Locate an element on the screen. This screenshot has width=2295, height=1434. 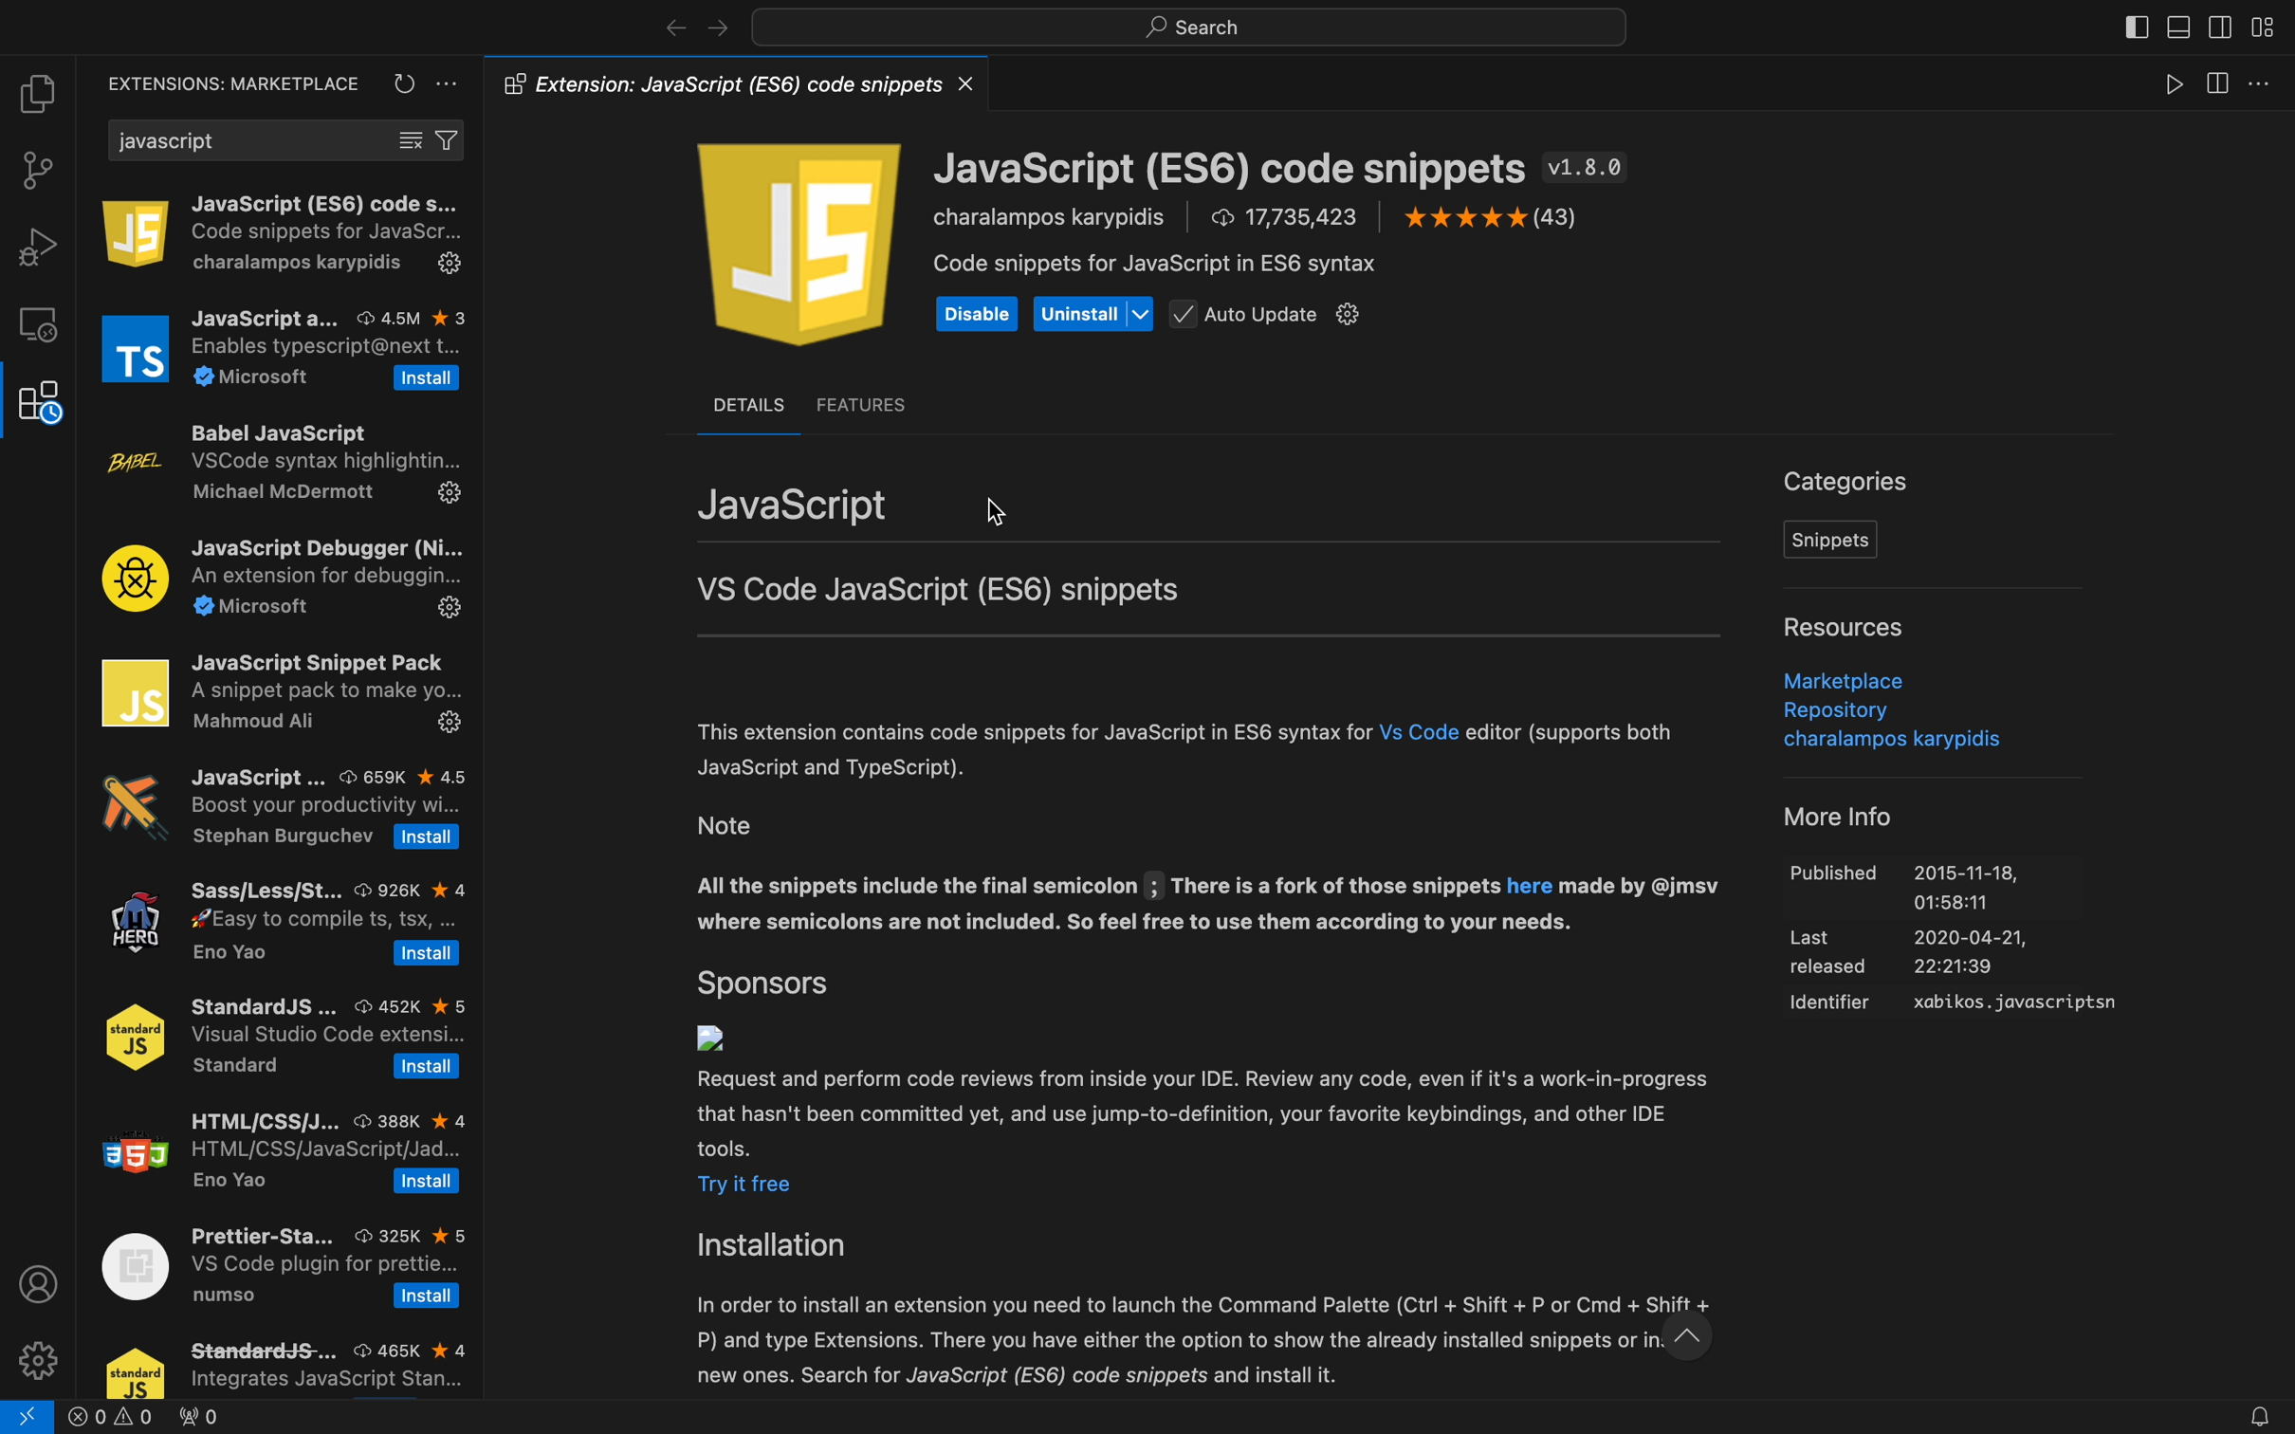
toggle bar is located at coordinates (2132, 27).